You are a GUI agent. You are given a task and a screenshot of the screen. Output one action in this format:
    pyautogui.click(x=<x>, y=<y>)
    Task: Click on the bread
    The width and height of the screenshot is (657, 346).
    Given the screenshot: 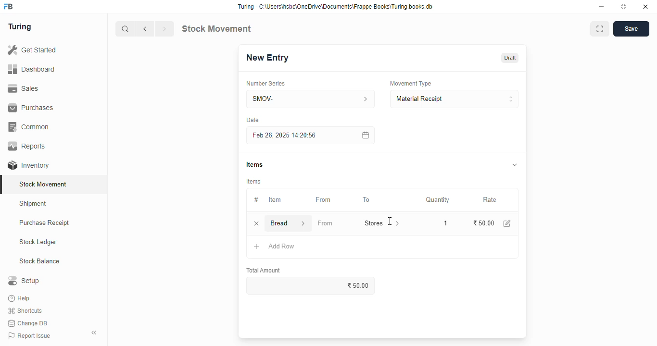 What is the action you would take?
    pyautogui.click(x=280, y=222)
    